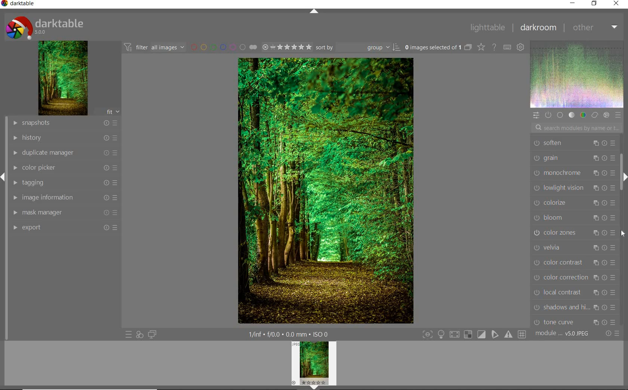 Image resolution: width=628 pixels, height=390 pixels. What do you see at coordinates (584, 115) in the screenshot?
I see `COLOR` at bounding box center [584, 115].